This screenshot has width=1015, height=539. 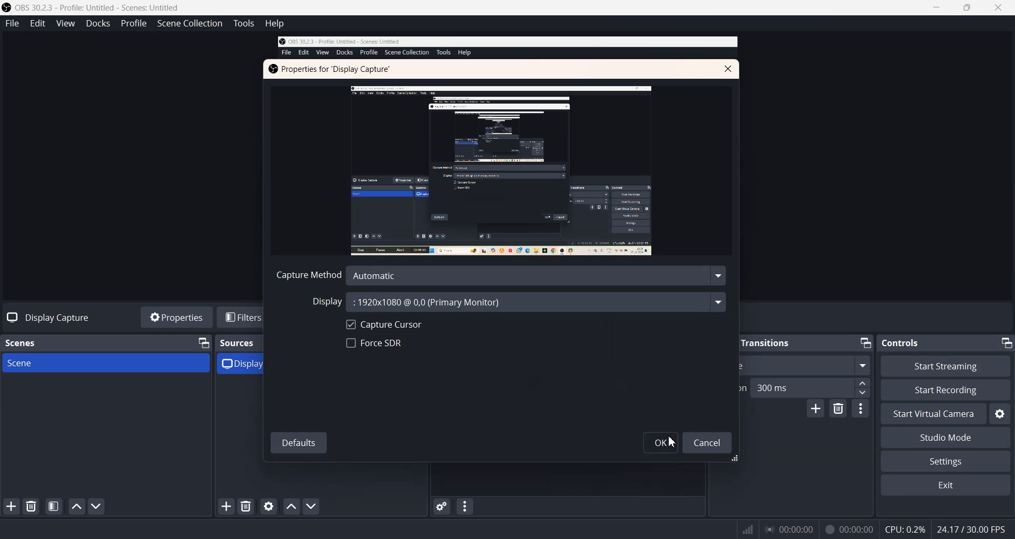 What do you see at coordinates (849, 529) in the screenshot?
I see `& 00:00:00` at bounding box center [849, 529].